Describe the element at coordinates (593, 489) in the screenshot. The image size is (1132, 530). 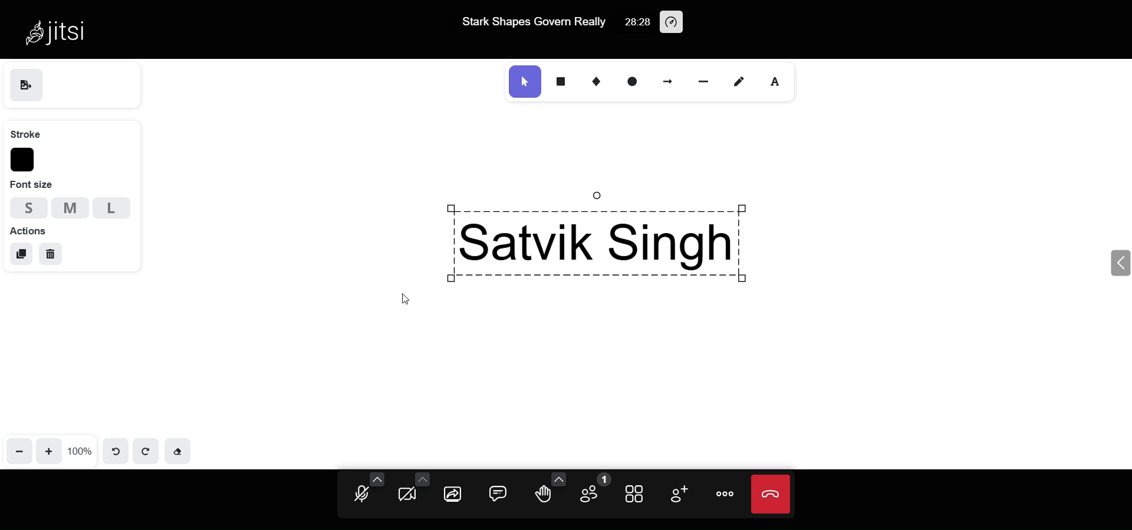
I see `participant` at that location.